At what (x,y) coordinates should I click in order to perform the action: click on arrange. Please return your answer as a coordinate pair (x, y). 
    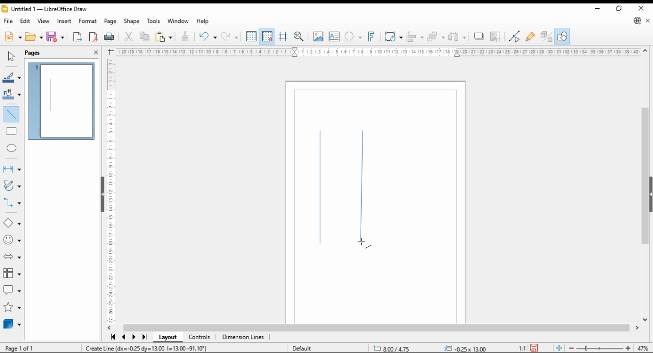
    Looking at the image, I should click on (436, 36).